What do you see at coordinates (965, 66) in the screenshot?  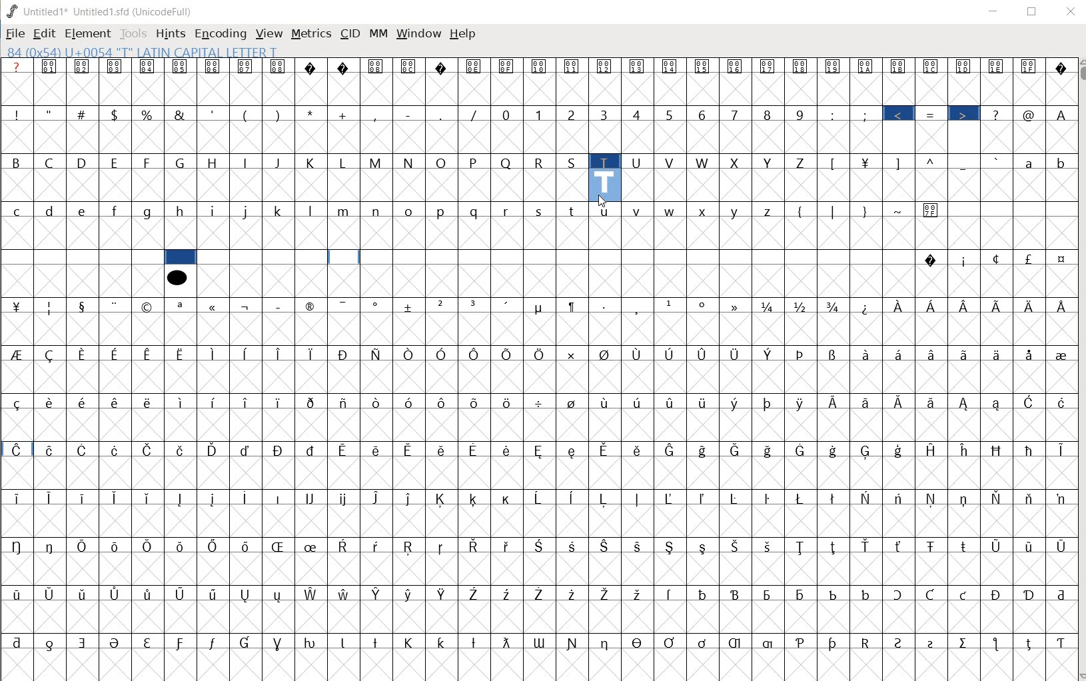 I see `Symbol` at bounding box center [965, 66].